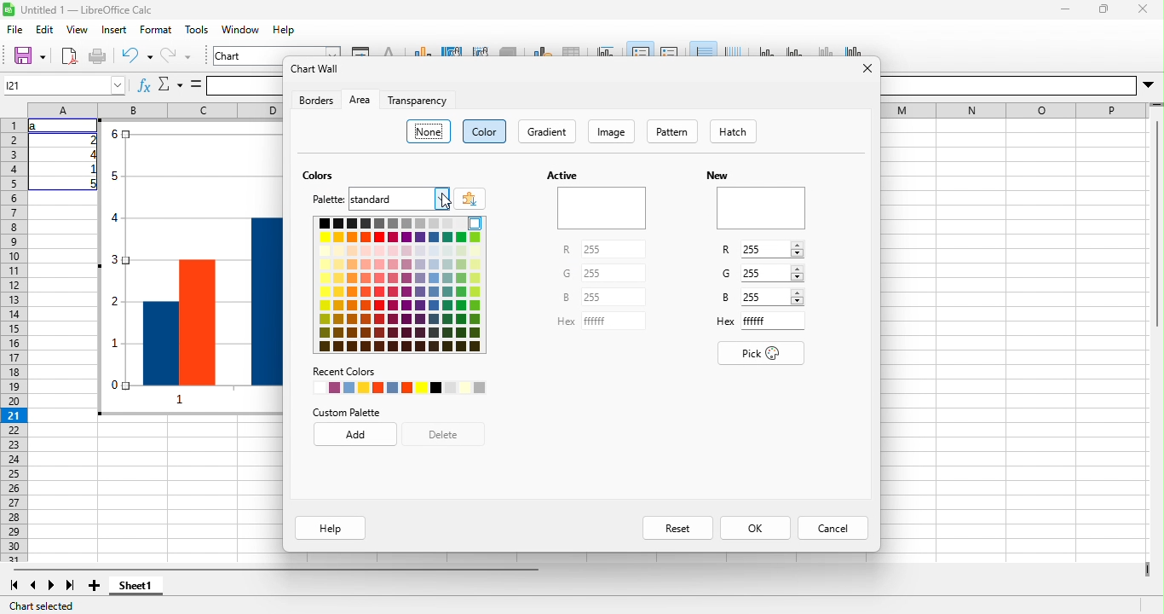 This screenshot has width=1164, height=614. I want to click on a, so click(36, 126).